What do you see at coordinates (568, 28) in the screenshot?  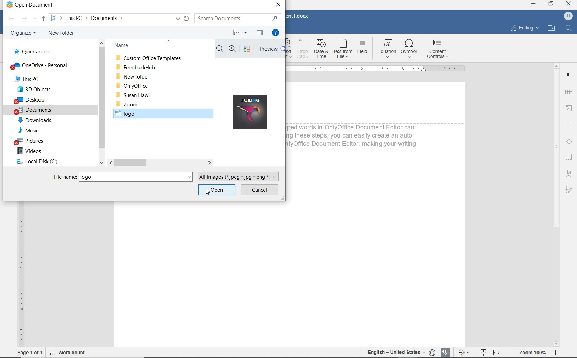 I see `Search` at bounding box center [568, 28].